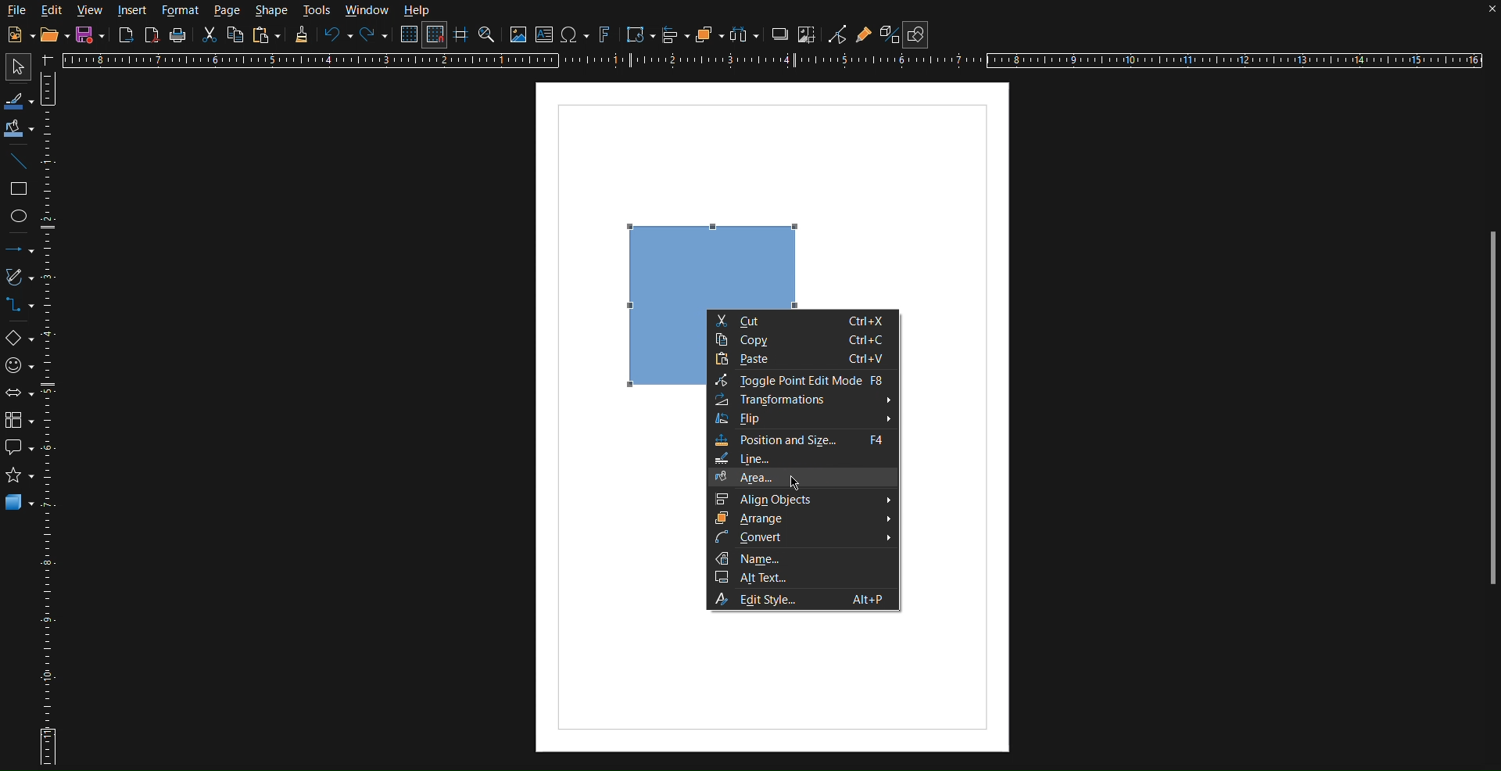 The width and height of the screenshot is (1501, 771). Describe the element at coordinates (228, 12) in the screenshot. I see `Page` at that location.